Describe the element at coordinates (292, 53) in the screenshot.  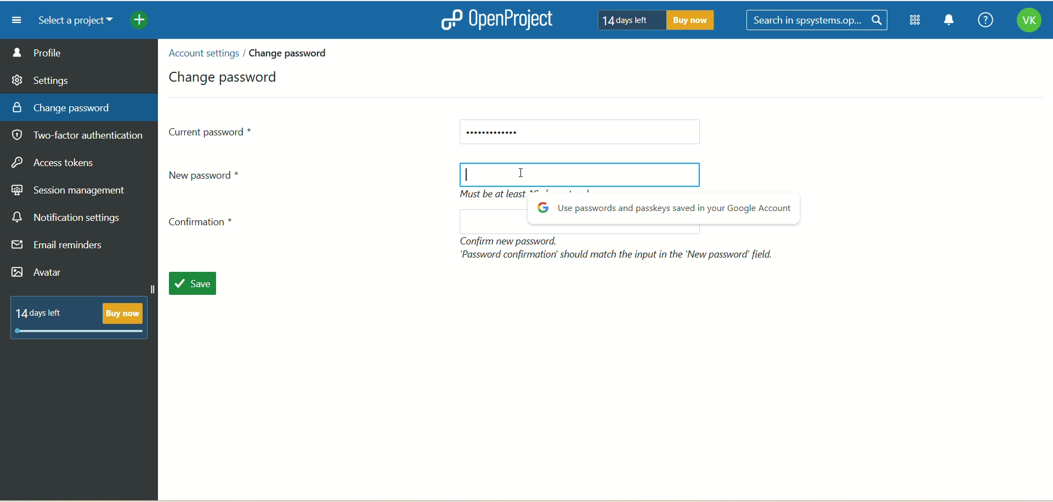
I see `change password` at that location.